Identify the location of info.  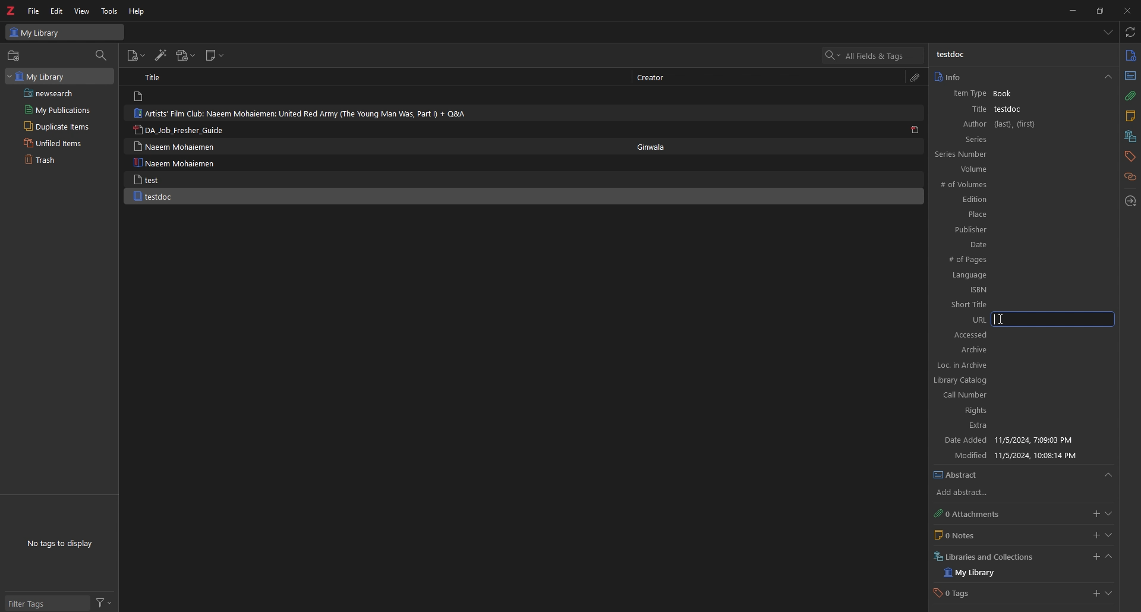
(1130, 55).